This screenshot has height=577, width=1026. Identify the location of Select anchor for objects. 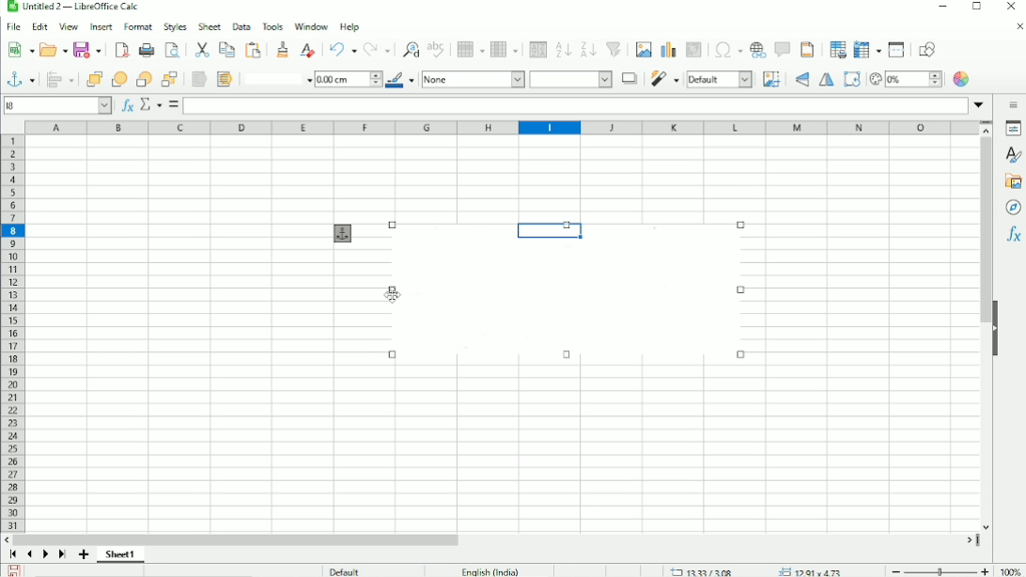
(19, 78).